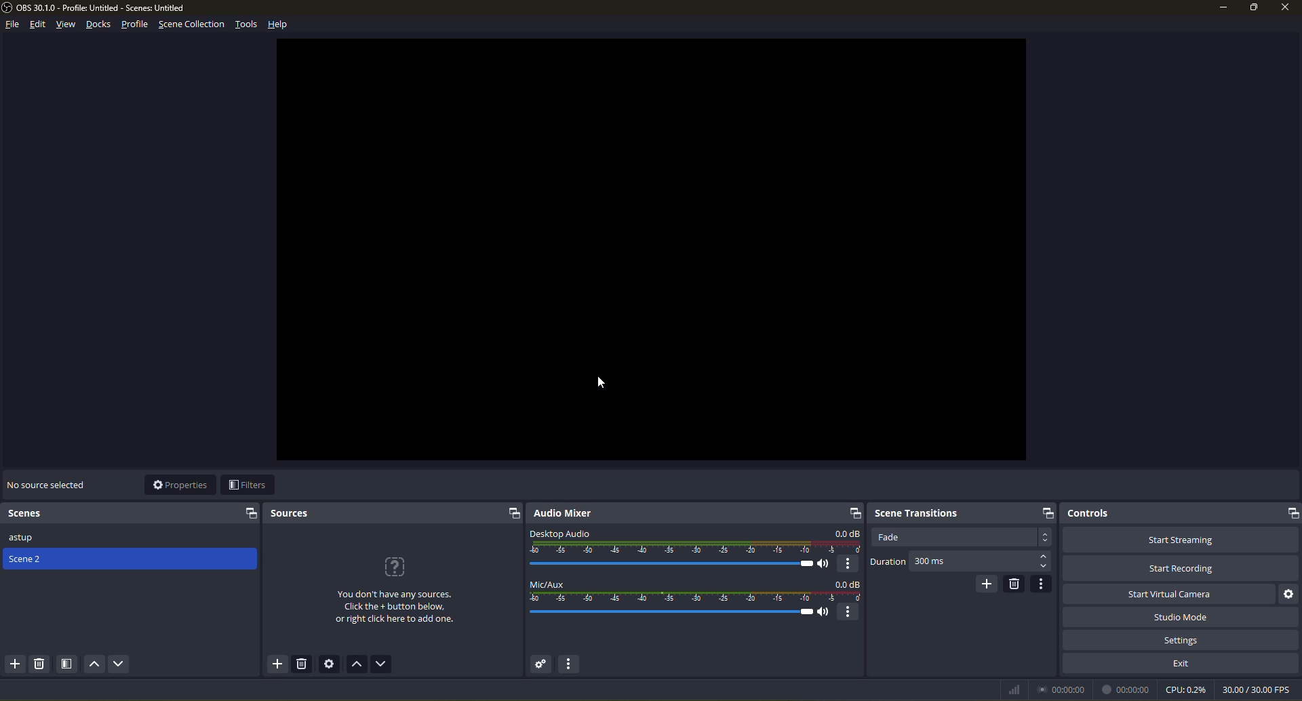  What do you see at coordinates (302, 664) in the screenshot?
I see `remove selected source` at bounding box center [302, 664].